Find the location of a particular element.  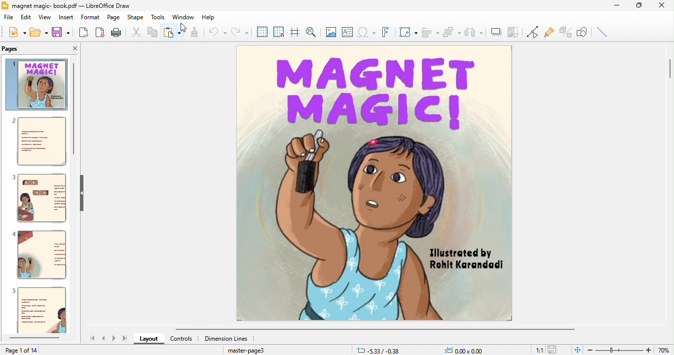

arrange is located at coordinates (453, 31).